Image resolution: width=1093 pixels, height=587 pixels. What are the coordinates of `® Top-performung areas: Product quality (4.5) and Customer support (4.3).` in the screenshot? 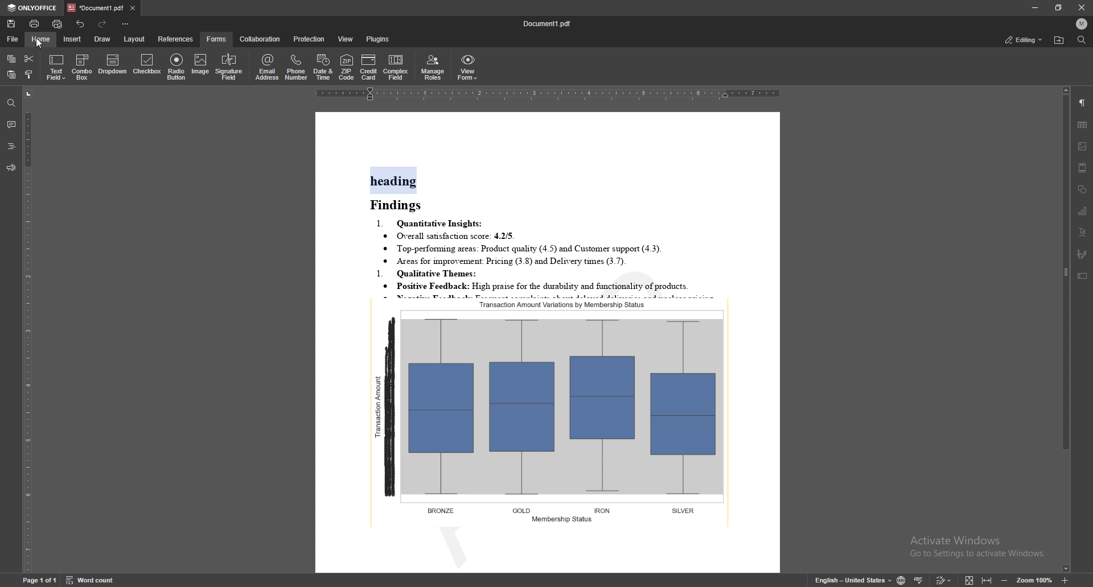 It's located at (527, 249).